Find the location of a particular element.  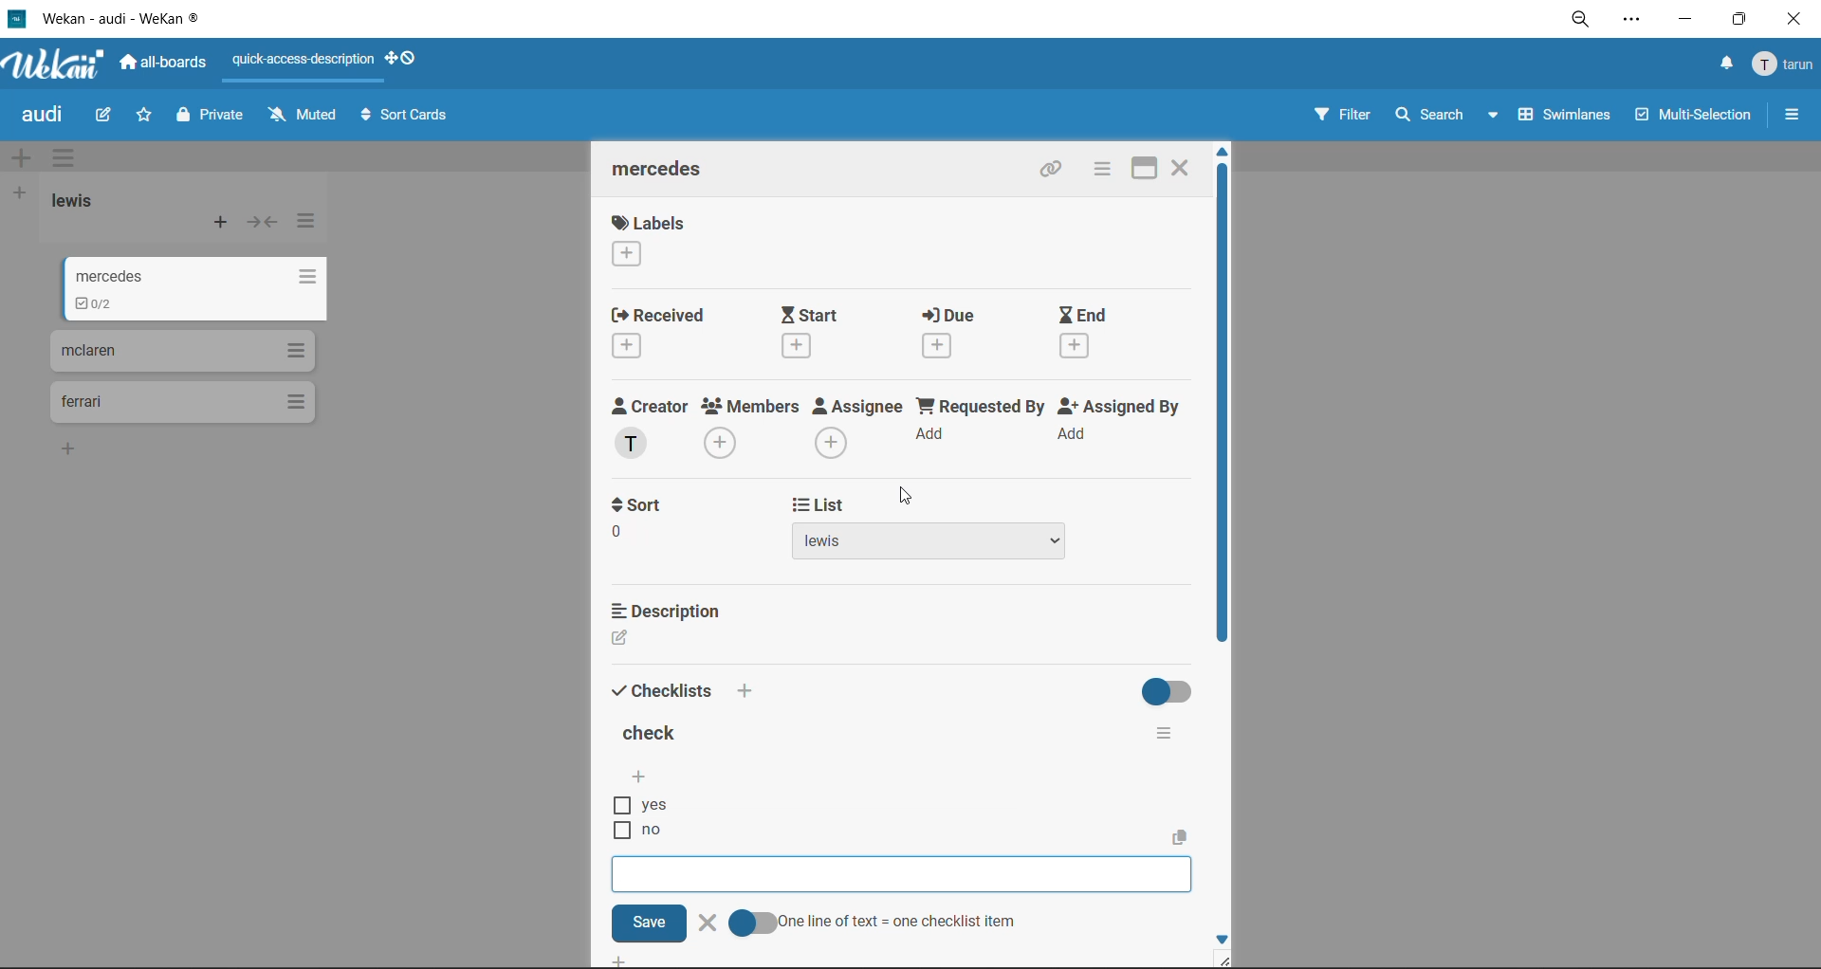

collapse is located at coordinates (266, 227).